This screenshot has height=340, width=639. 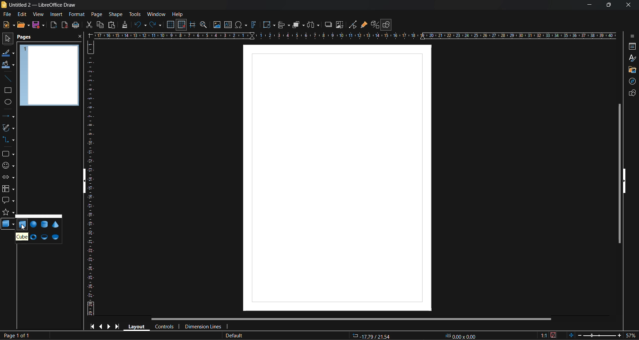 I want to click on select, so click(x=6, y=40).